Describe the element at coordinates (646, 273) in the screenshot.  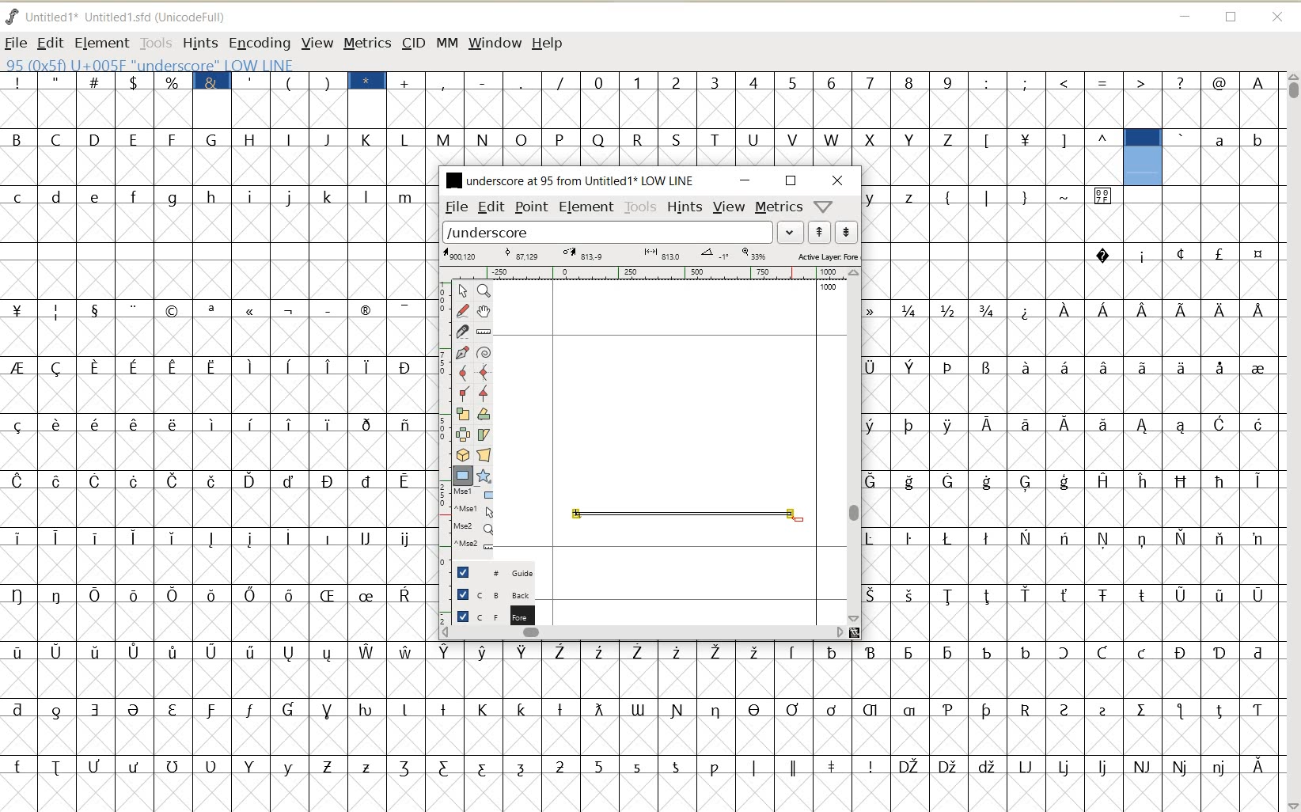
I see `RULER` at that location.